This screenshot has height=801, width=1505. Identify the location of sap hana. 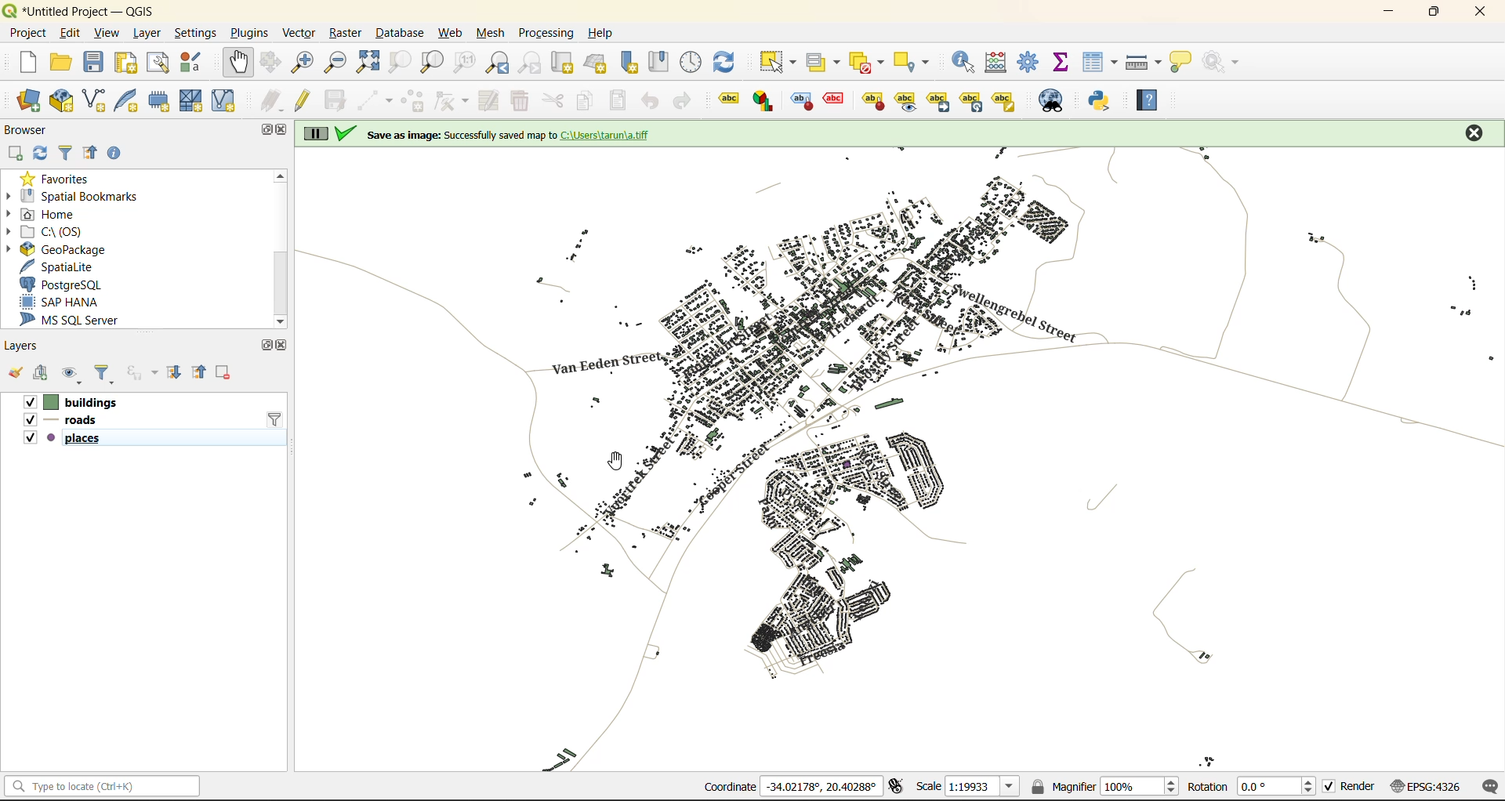
(61, 302).